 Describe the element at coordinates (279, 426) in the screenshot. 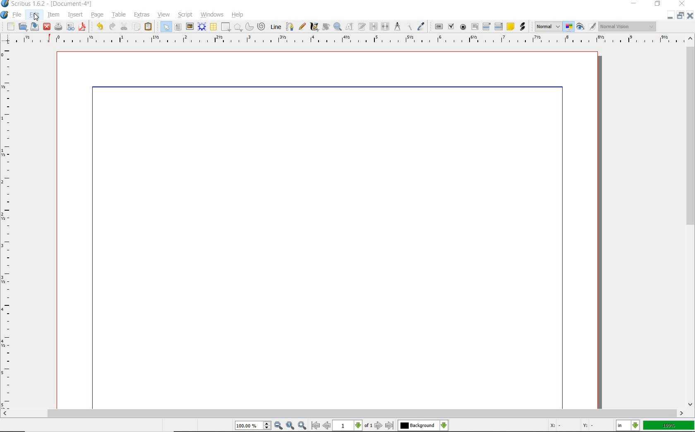

I see `zoom out` at that location.